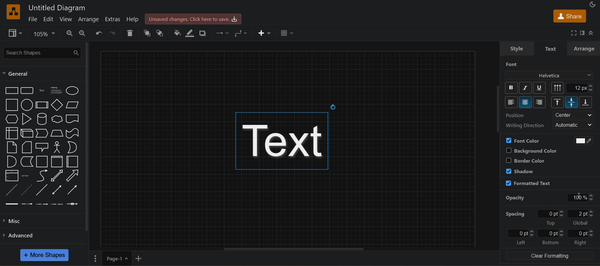 The image size is (600, 266). I want to click on bottom, so click(550, 242).